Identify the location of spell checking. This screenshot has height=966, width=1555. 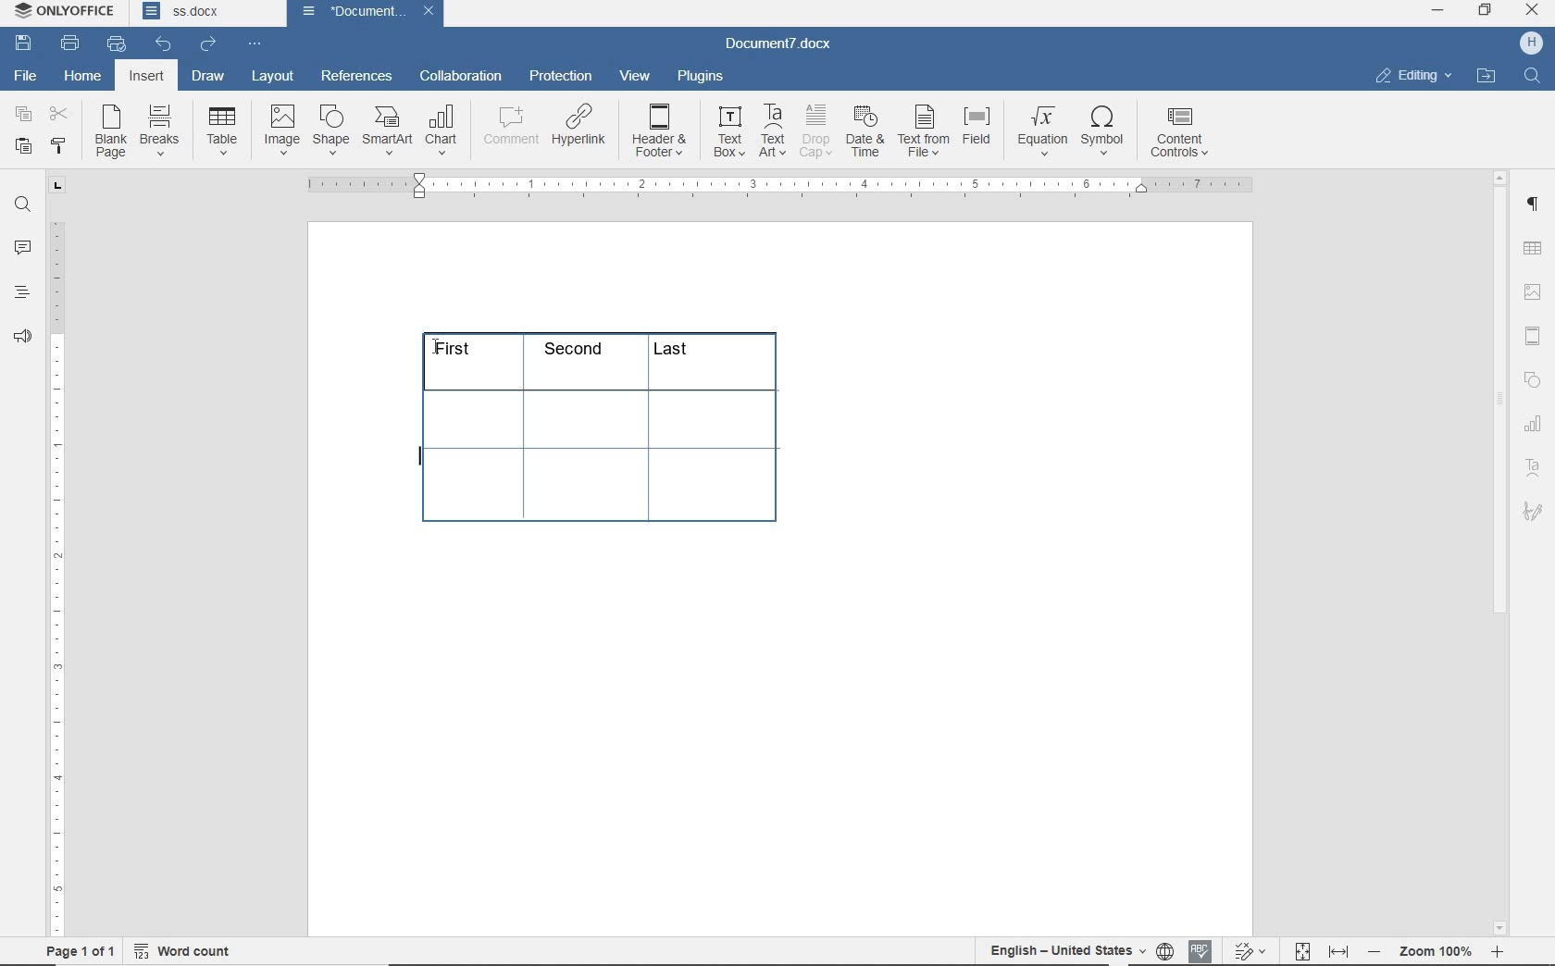
(1201, 949).